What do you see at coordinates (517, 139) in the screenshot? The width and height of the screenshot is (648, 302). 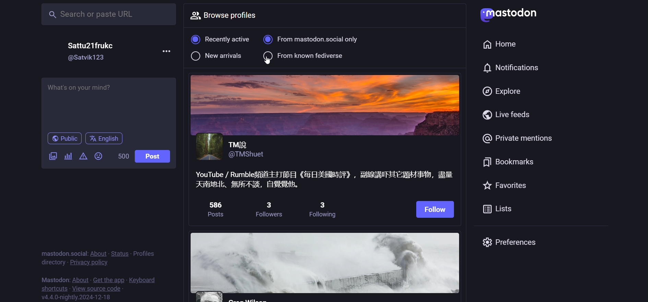 I see `private mention` at bounding box center [517, 139].